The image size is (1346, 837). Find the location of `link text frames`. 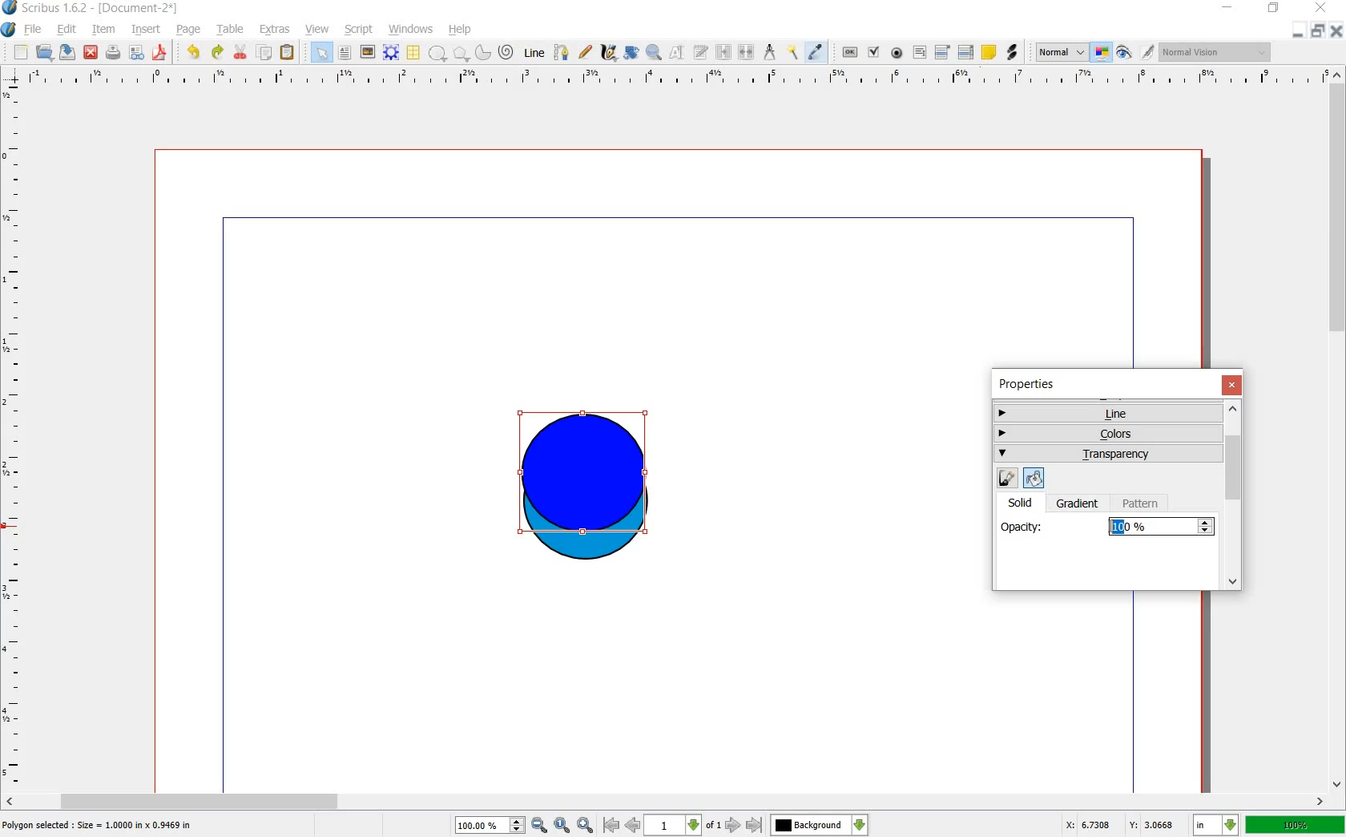

link text frames is located at coordinates (724, 53).